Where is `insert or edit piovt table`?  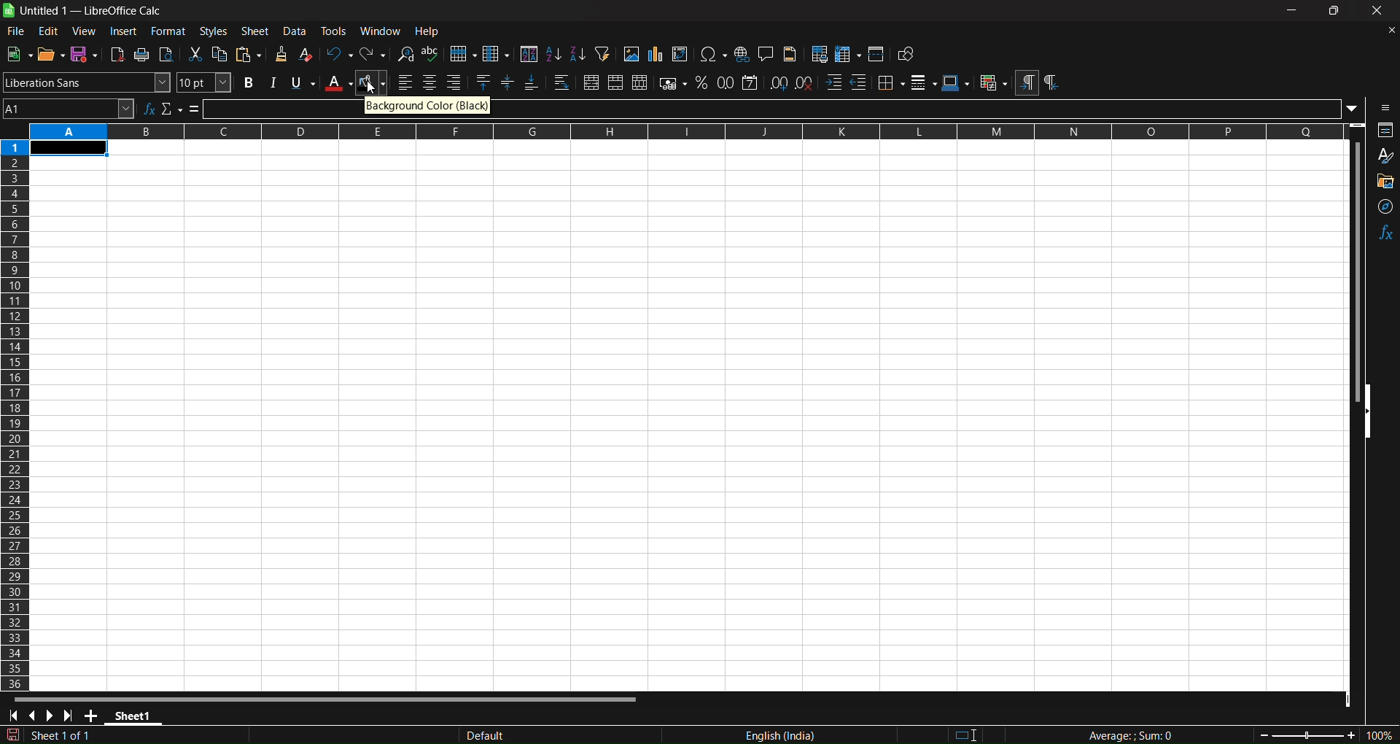 insert or edit piovt table is located at coordinates (680, 53).